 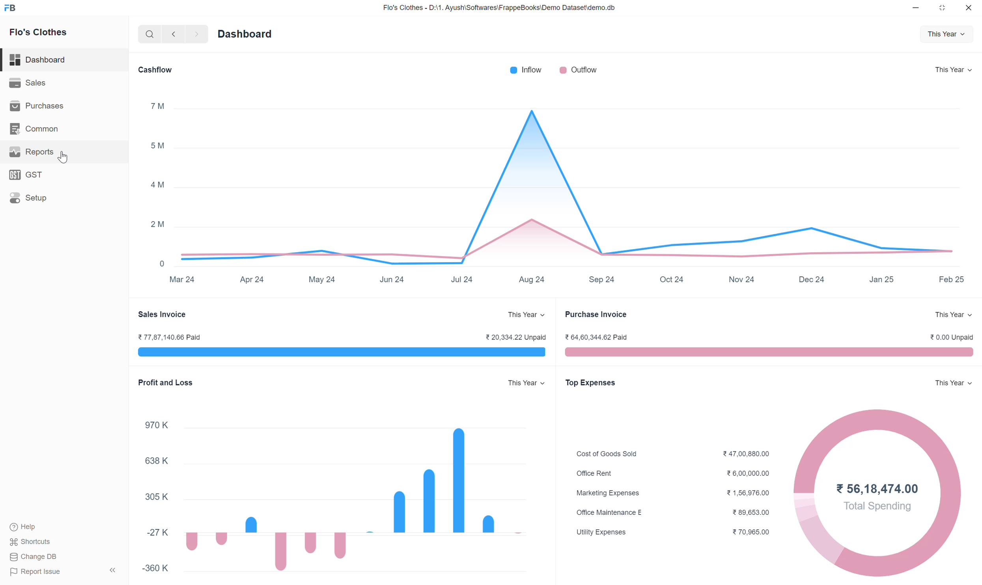 What do you see at coordinates (32, 200) in the screenshot?
I see `setup` at bounding box center [32, 200].